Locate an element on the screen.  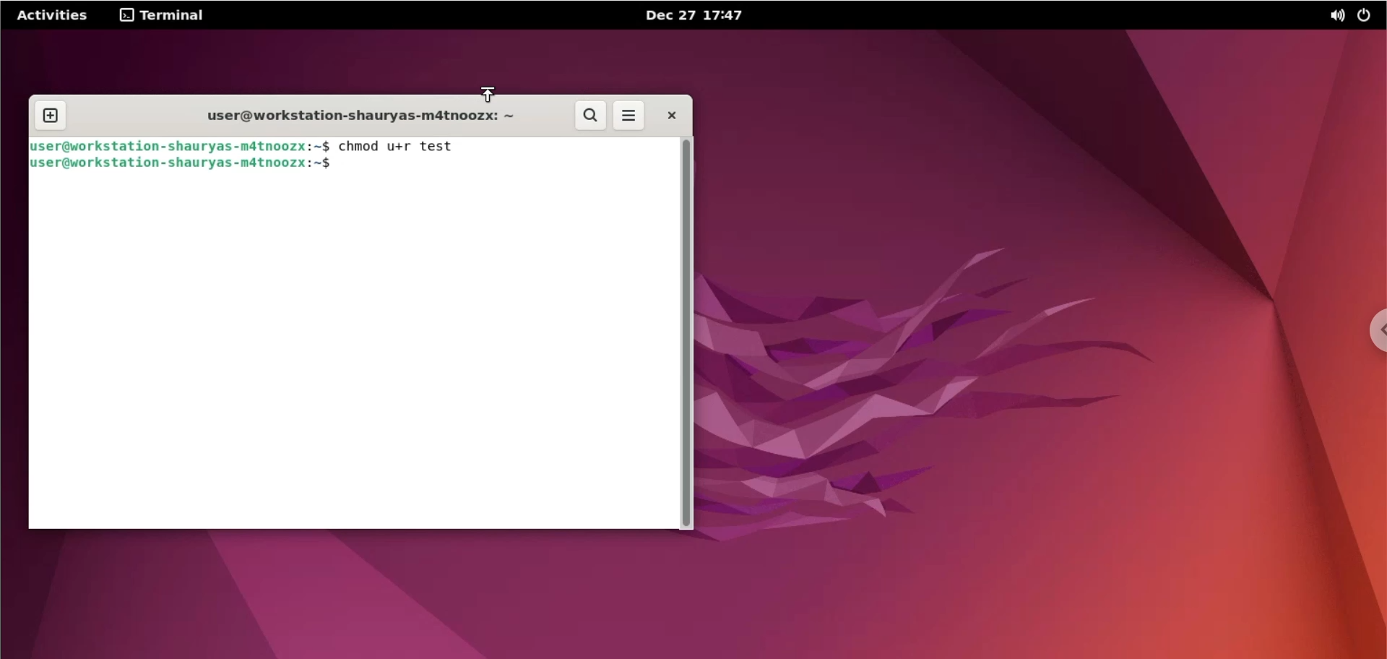
new tab is located at coordinates (50, 116).